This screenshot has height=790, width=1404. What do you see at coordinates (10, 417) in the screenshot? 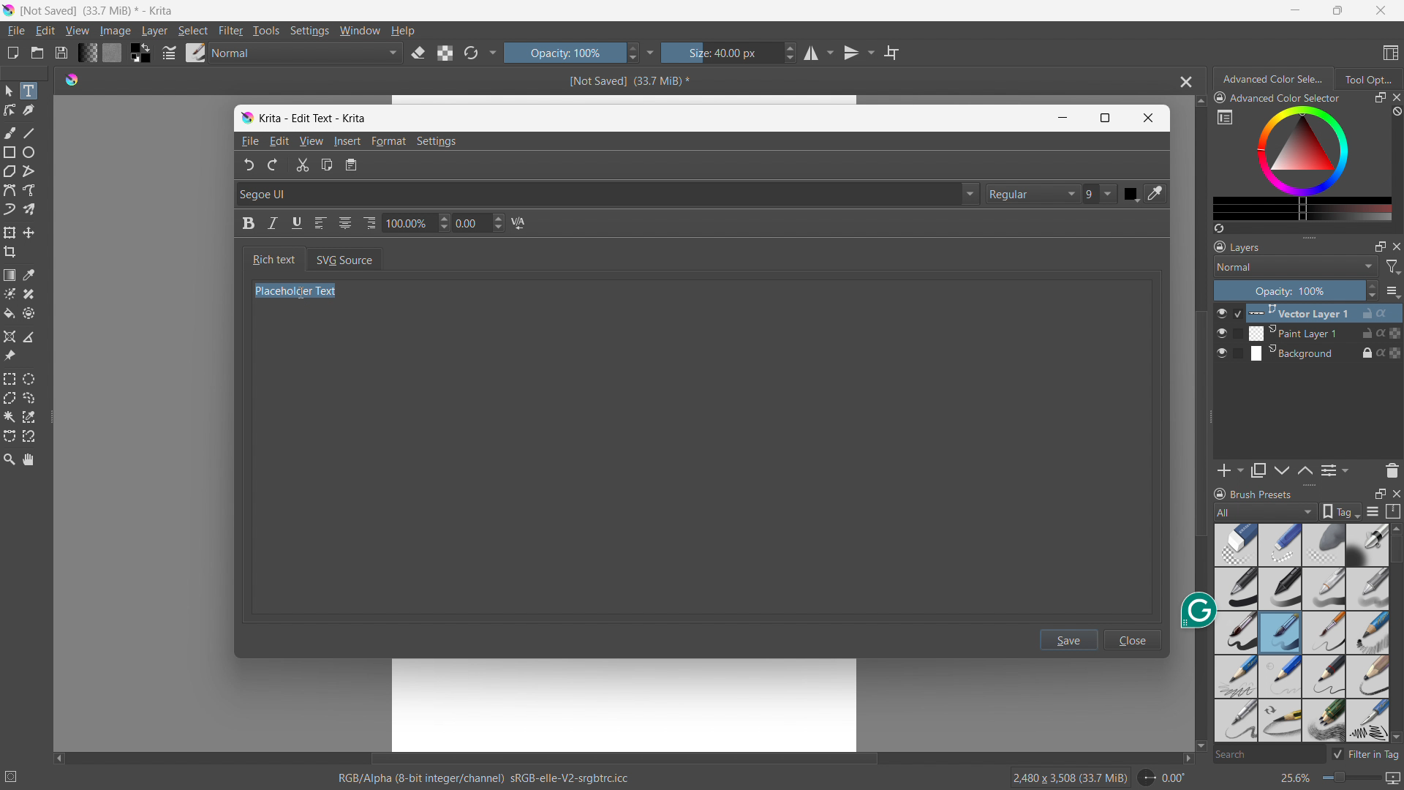
I see `contigious selection tool` at bounding box center [10, 417].